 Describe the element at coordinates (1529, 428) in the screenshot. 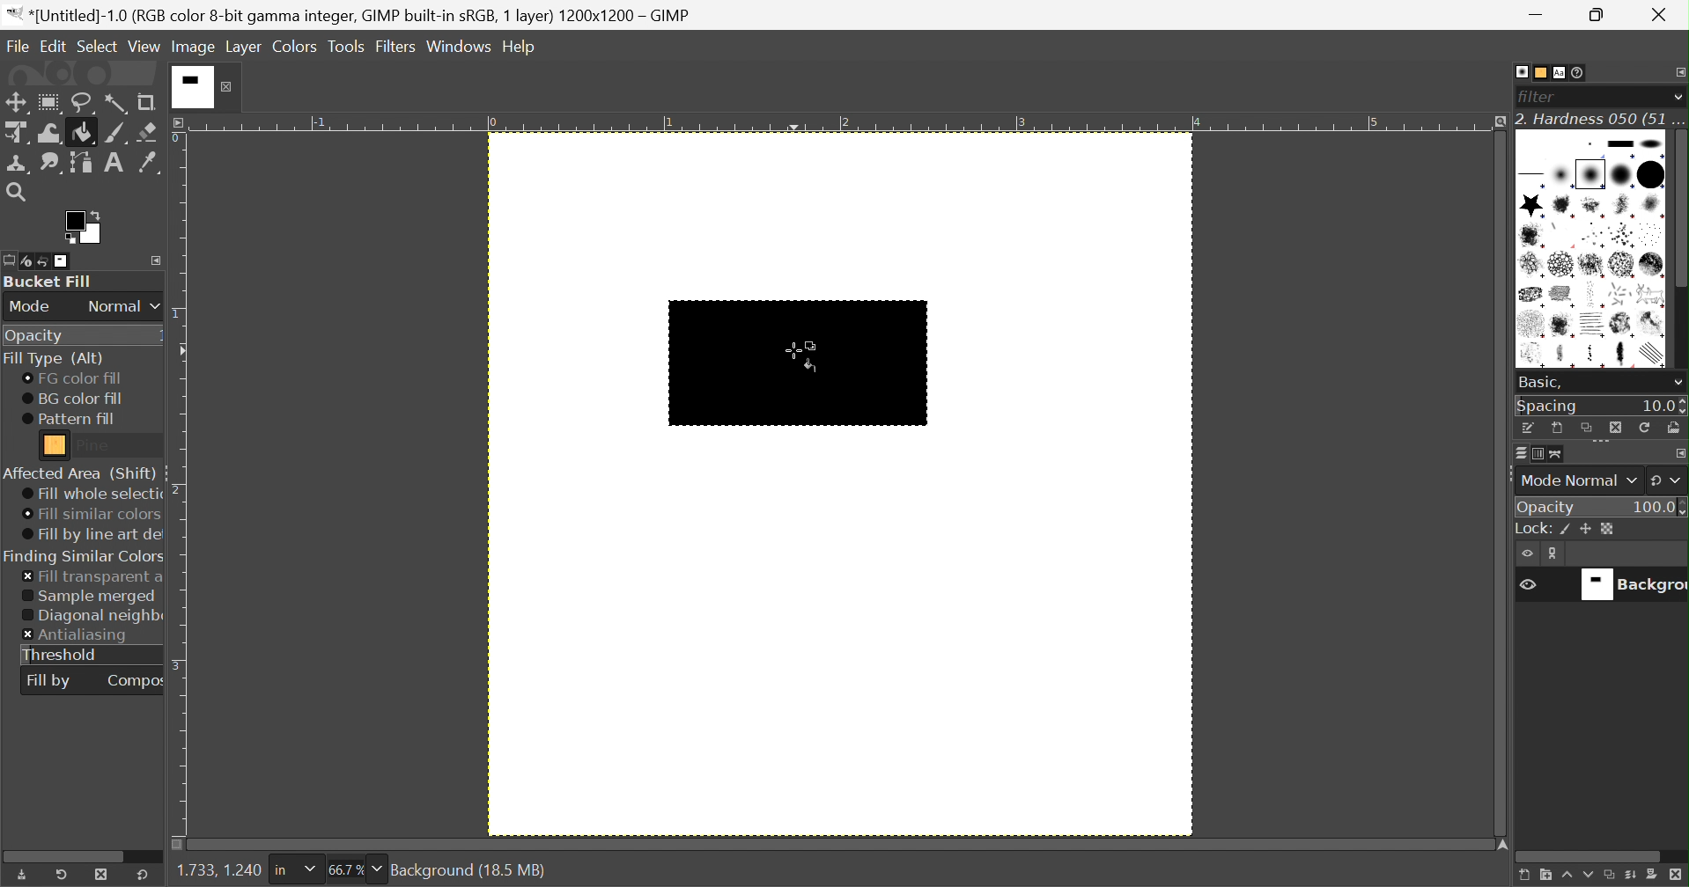

I see `Edit this brush` at that location.